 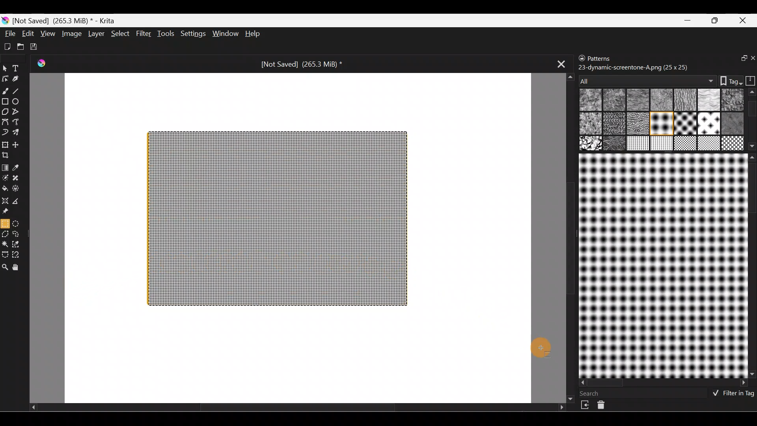 I want to click on 11 drawed_furry.png, so click(x=683, y=125).